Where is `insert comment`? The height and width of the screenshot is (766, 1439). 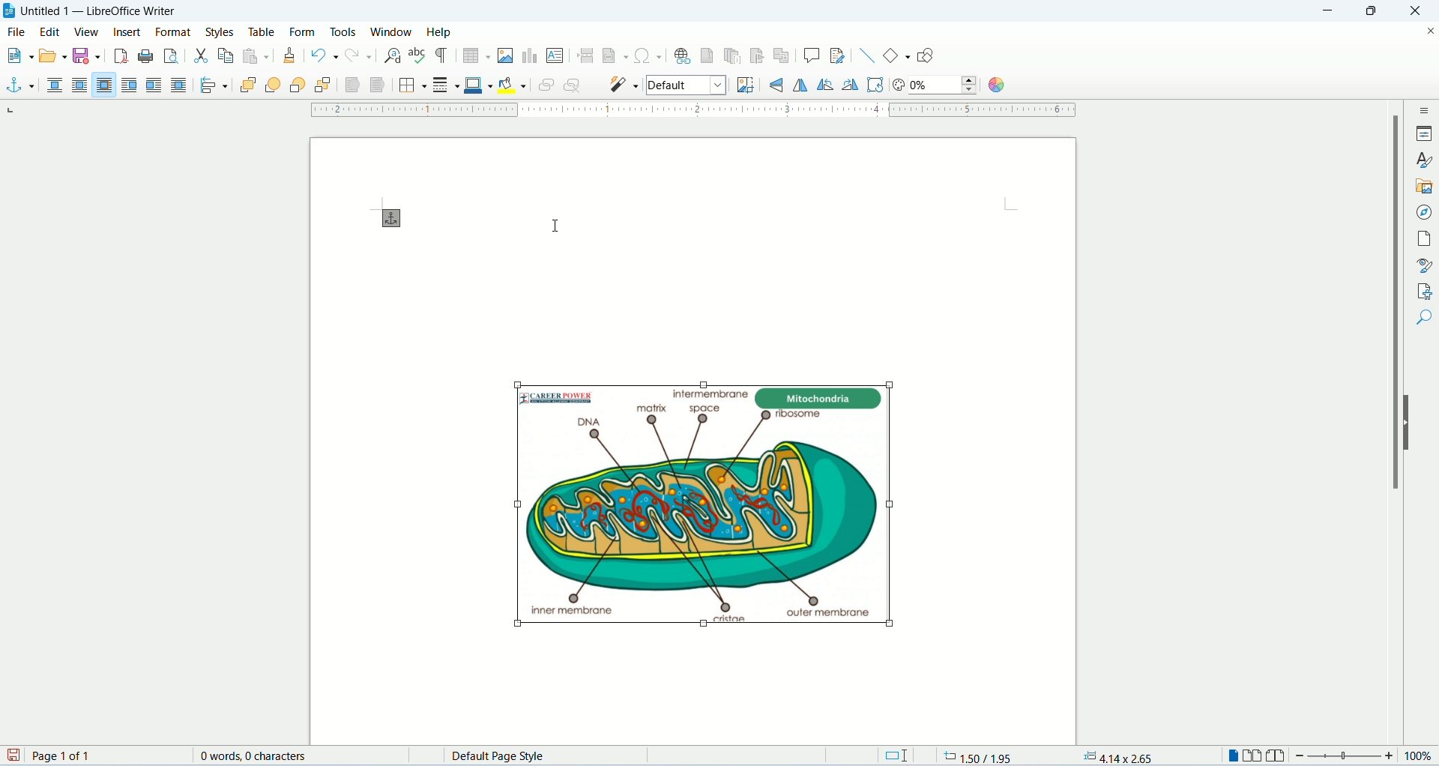 insert comment is located at coordinates (812, 55).